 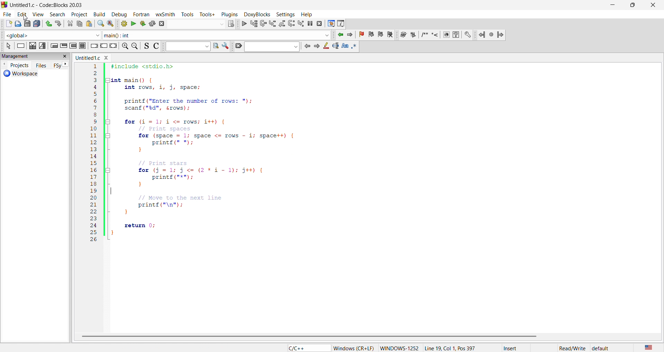 What do you see at coordinates (228, 13) in the screenshot?
I see `pllugins` at bounding box center [228, 13].